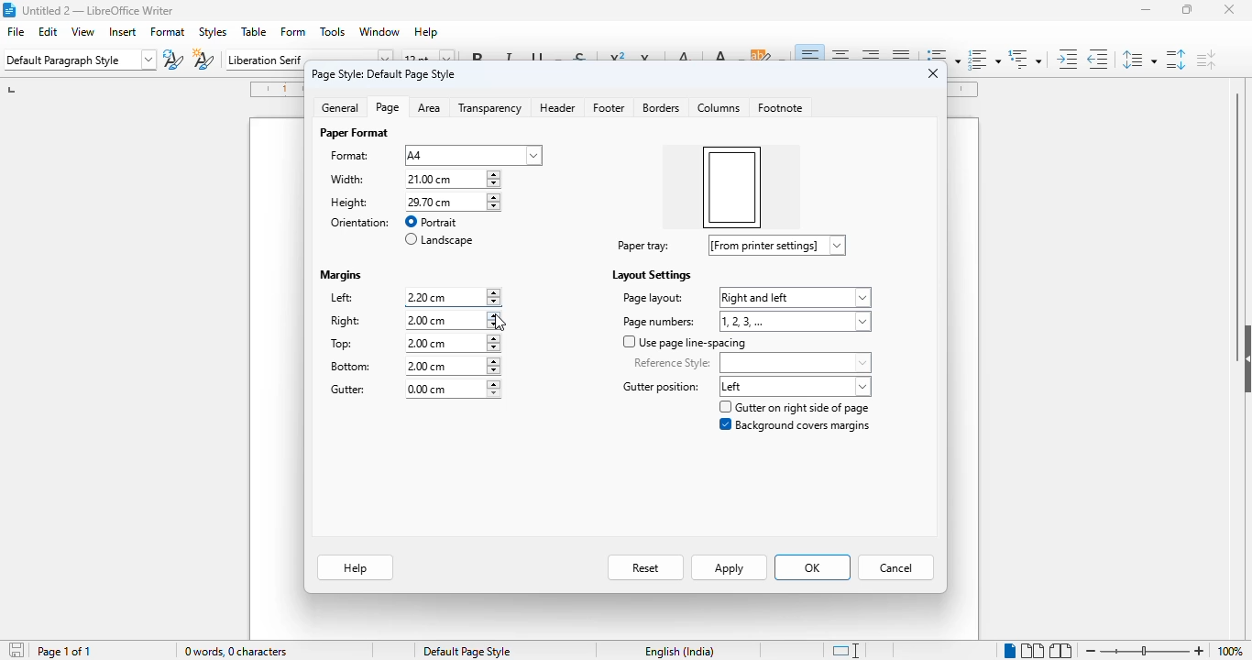 The width and height of the screenshot is (1252, 660). Describe the element at coordinates (796, 296) in the screenshot. I see `page layout options` at that location.